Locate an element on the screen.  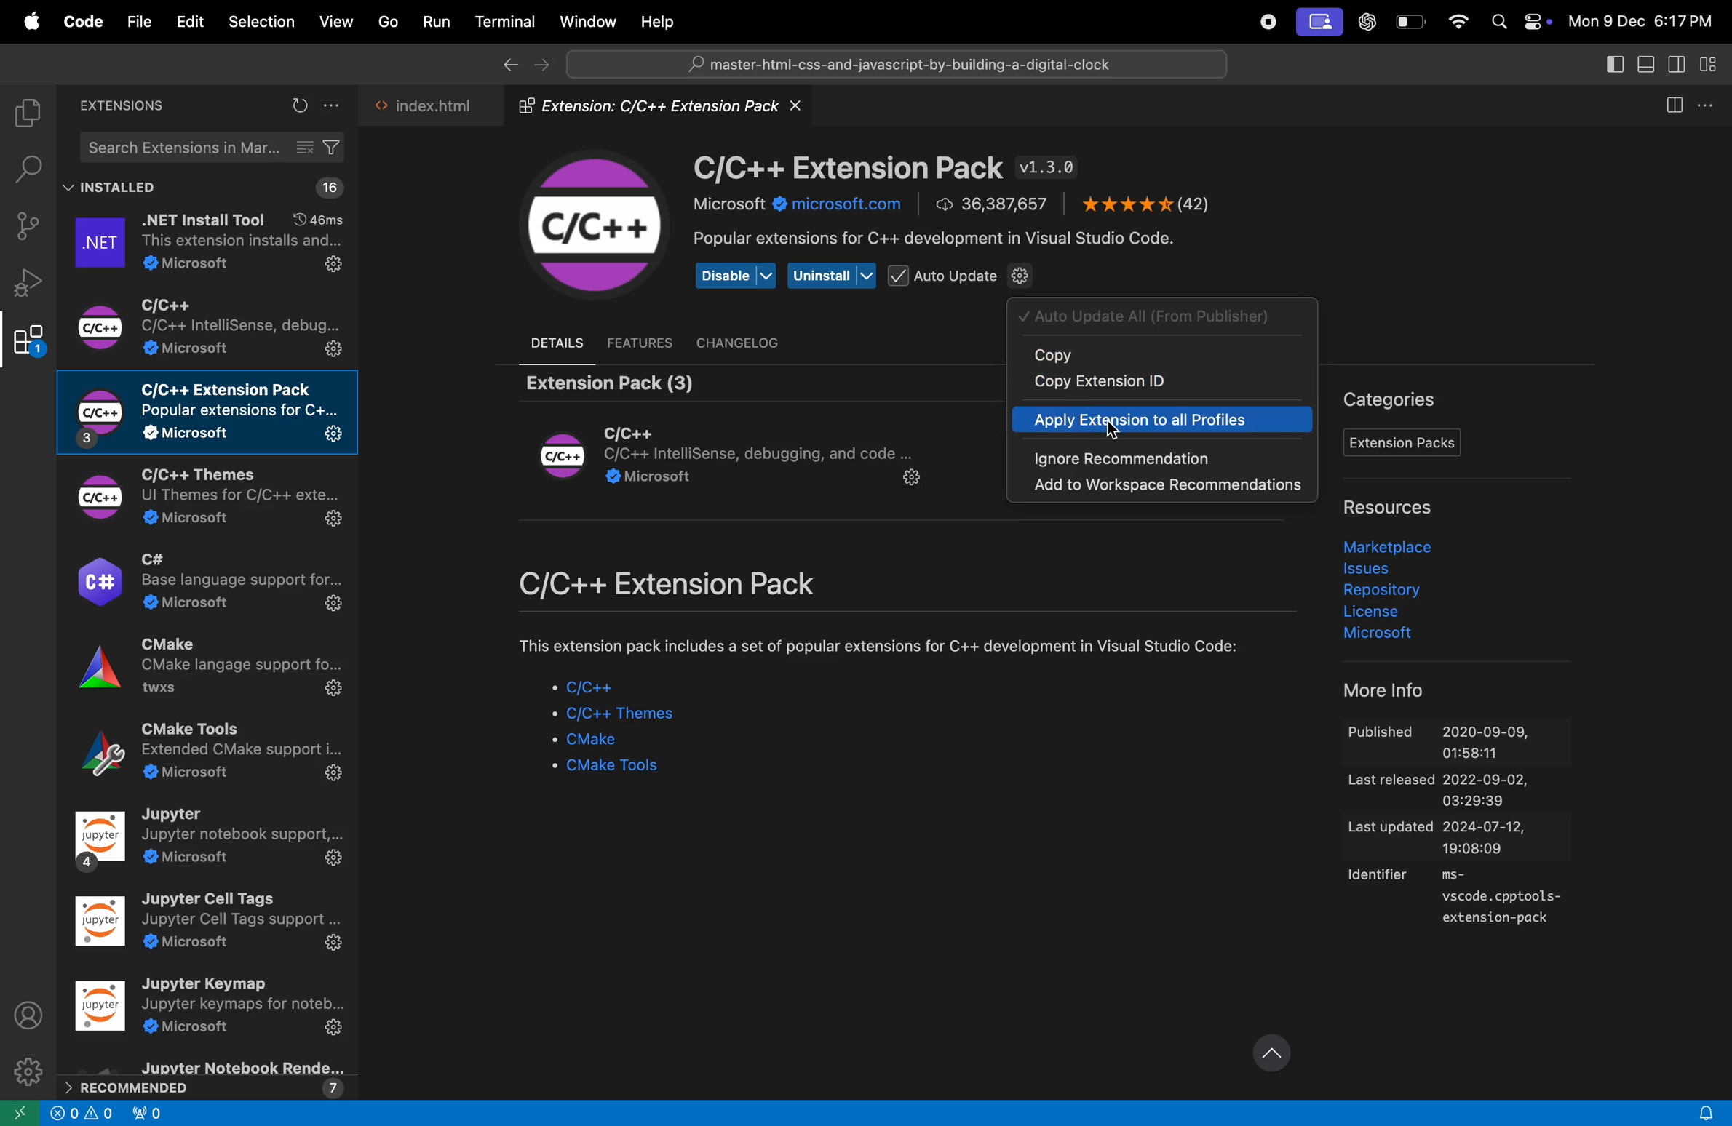
refresh is located at coordinates (299, 106).